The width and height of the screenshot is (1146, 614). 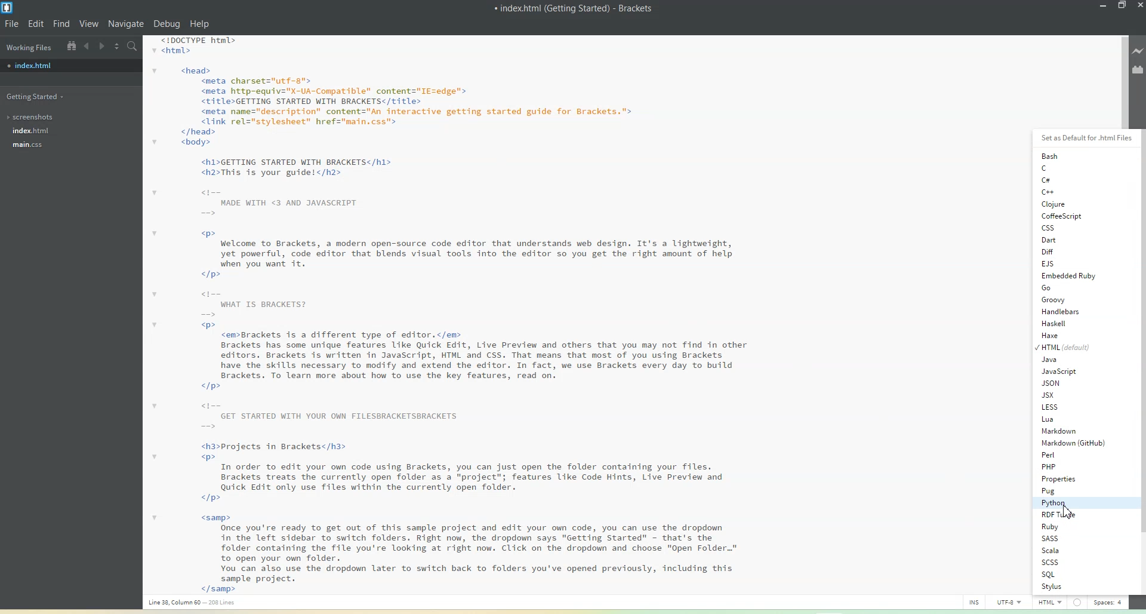 What do you see at coordinates (1074, 538) in the screenshot?
I see `SASS` at bounding box center [1074, 538].